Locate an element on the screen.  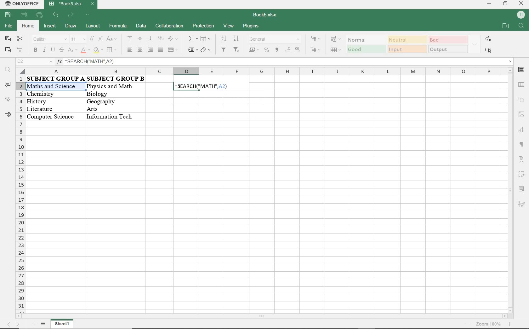
search is located at coordinates (521, 27).